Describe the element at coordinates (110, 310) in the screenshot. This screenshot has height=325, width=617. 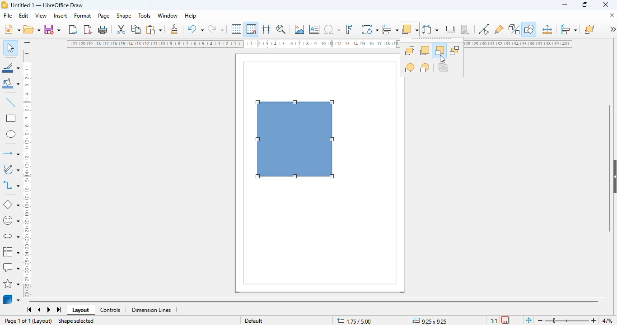
I see `controls` at that location.